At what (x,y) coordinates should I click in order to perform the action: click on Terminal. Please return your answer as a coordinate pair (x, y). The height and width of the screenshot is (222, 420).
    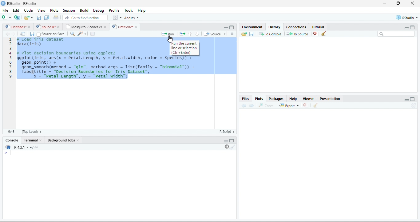
    Looking at the image, I should click on (30, 140).